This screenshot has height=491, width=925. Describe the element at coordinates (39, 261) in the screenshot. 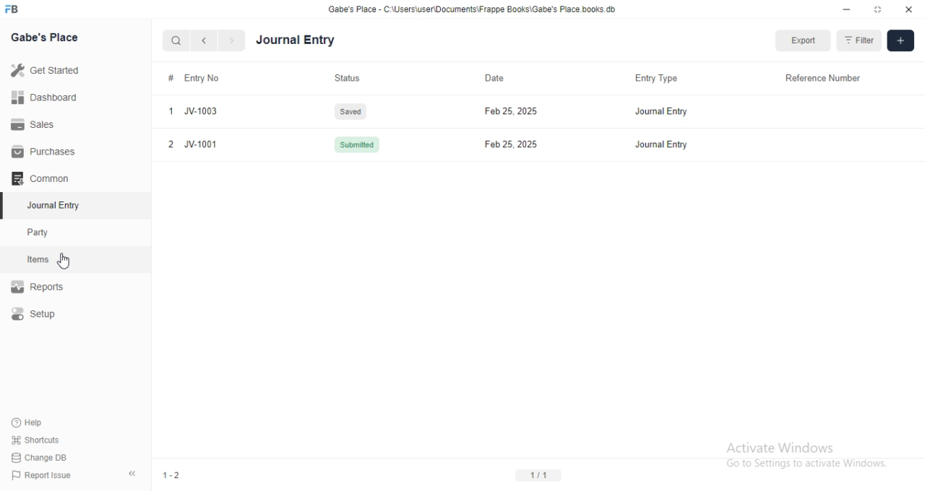

I see `items` at that location.